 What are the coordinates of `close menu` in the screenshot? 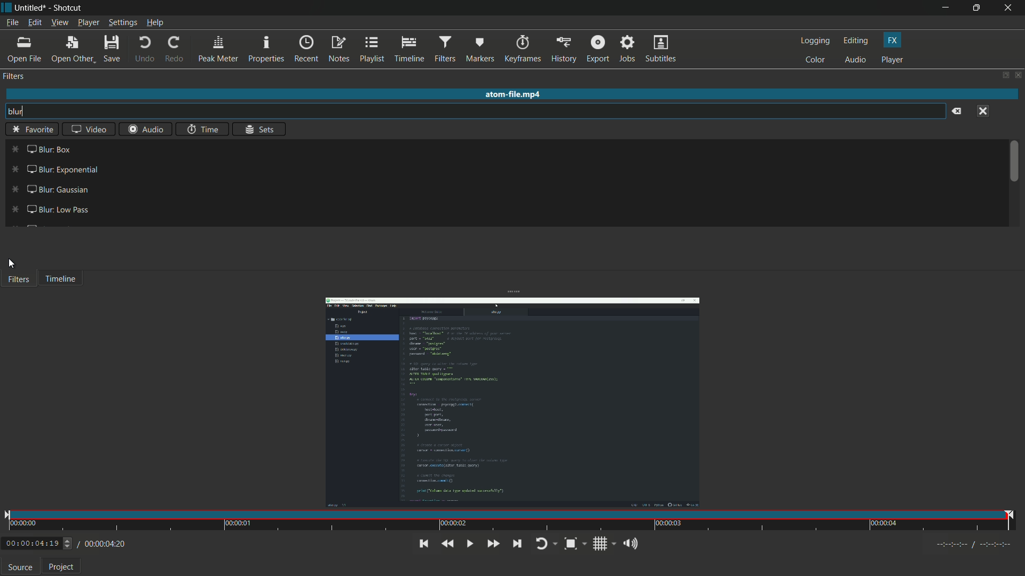 It's located at (984, 111).